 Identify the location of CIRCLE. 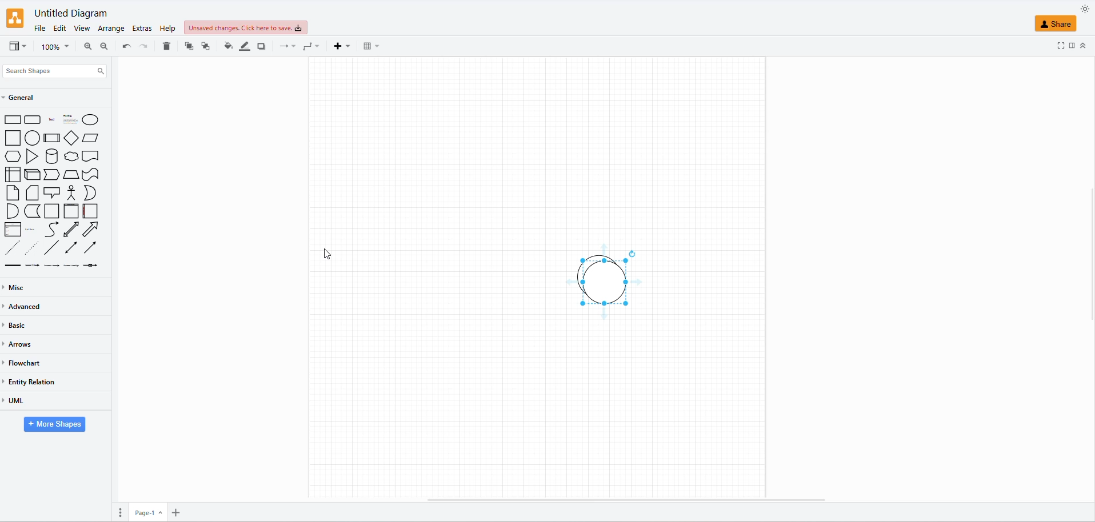
(91, 119).